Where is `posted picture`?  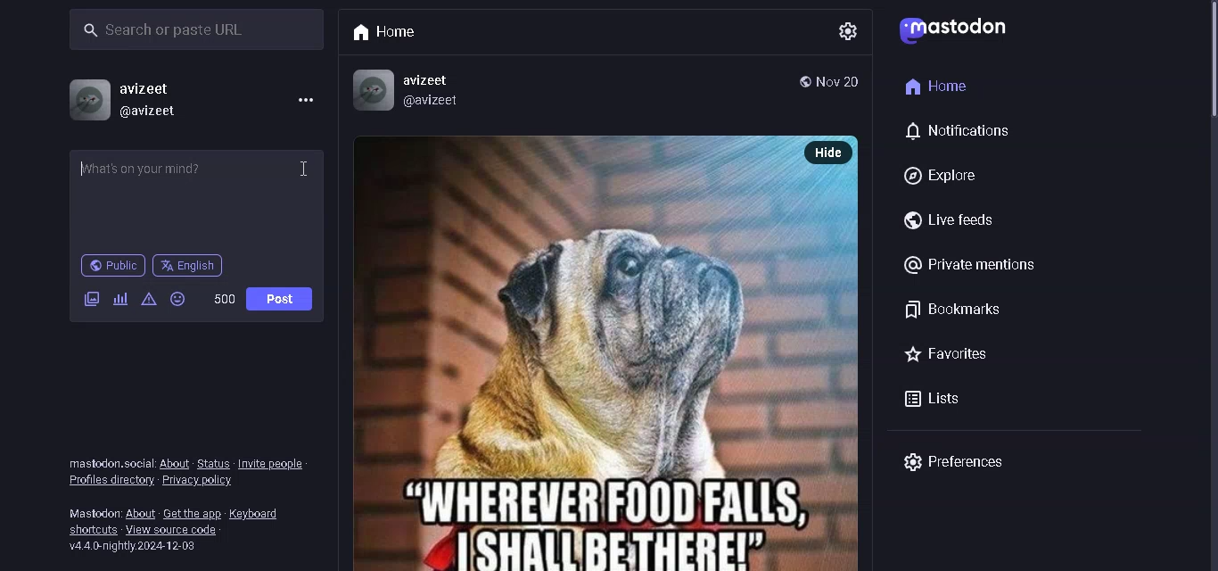
posted picture is located at coordinates (575, 352).